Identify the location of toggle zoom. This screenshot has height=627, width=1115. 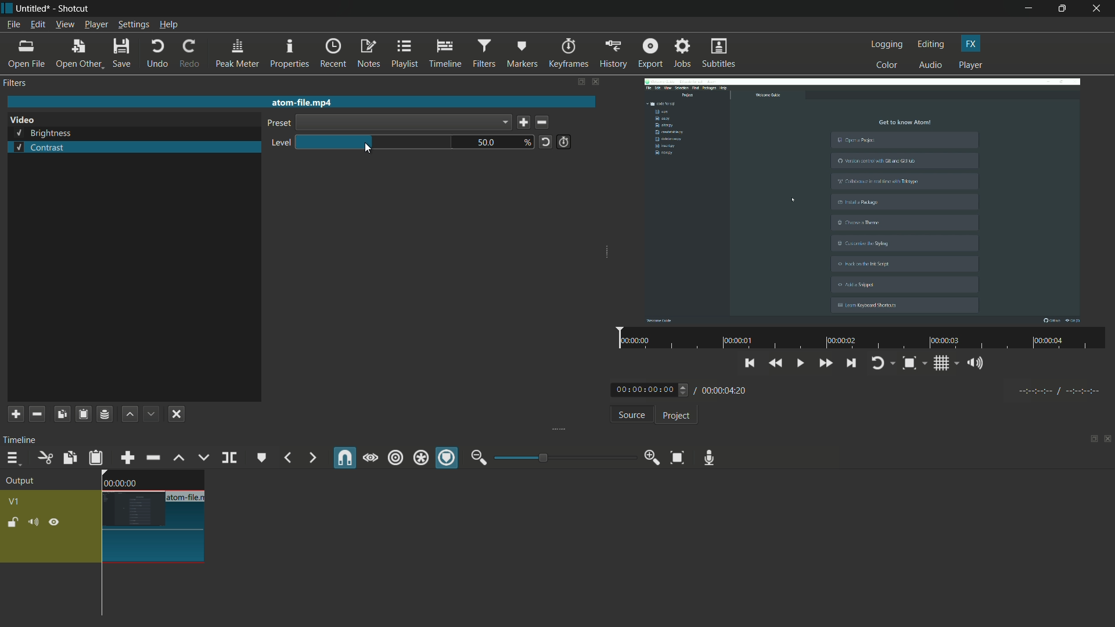
(913, 364).